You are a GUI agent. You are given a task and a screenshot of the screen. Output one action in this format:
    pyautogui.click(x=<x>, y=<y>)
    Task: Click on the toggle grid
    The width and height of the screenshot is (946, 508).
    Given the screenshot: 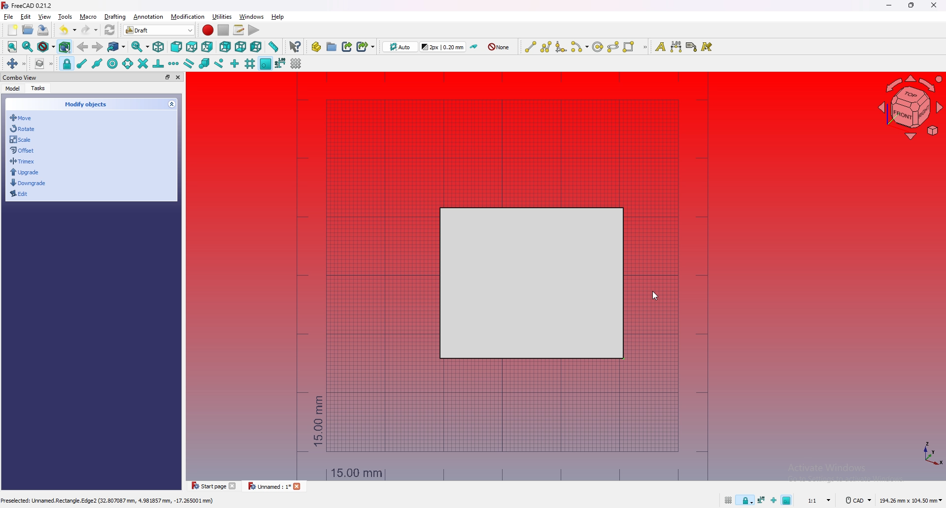 What is the action you would take?
    pyautogui.click(x=728, y=501)
    